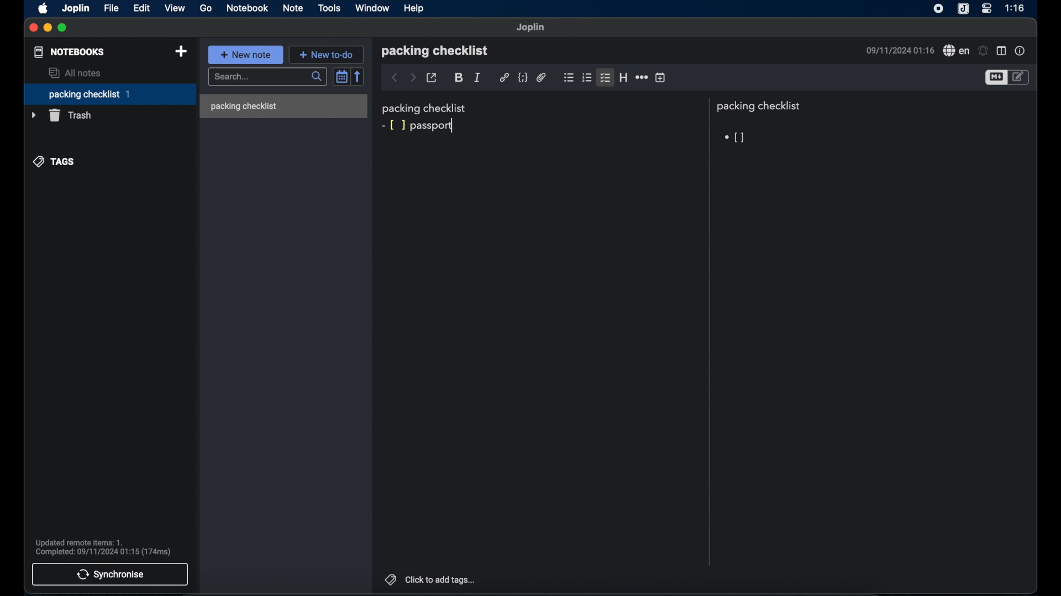  What do you see at coordinates (661, 78) in the screenshot?
I see `insert time` at bounding box center [661, 78].